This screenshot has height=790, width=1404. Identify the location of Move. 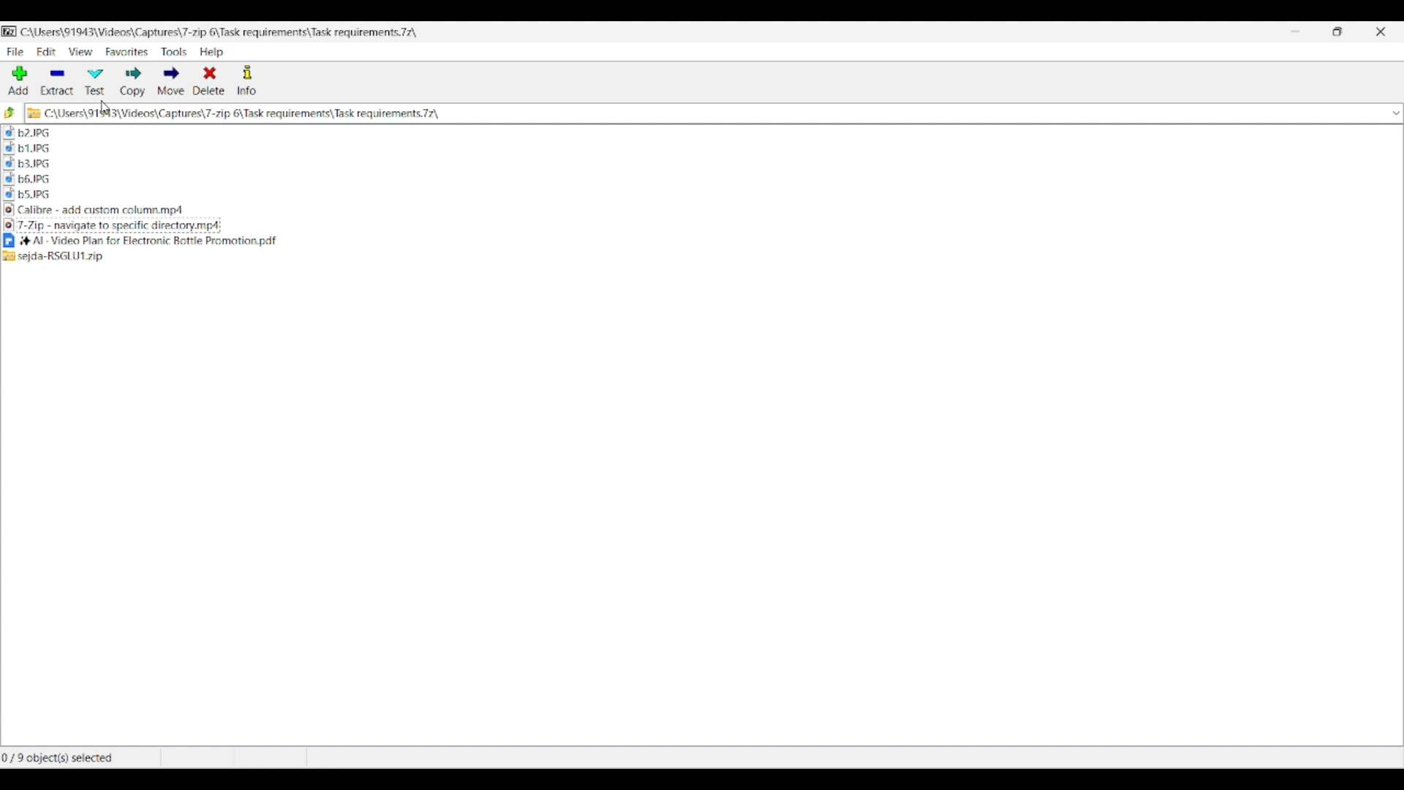
(171, 80).